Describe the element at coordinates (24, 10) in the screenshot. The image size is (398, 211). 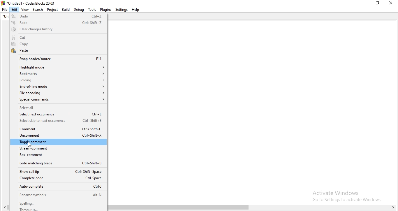
I see `View ` at that location.